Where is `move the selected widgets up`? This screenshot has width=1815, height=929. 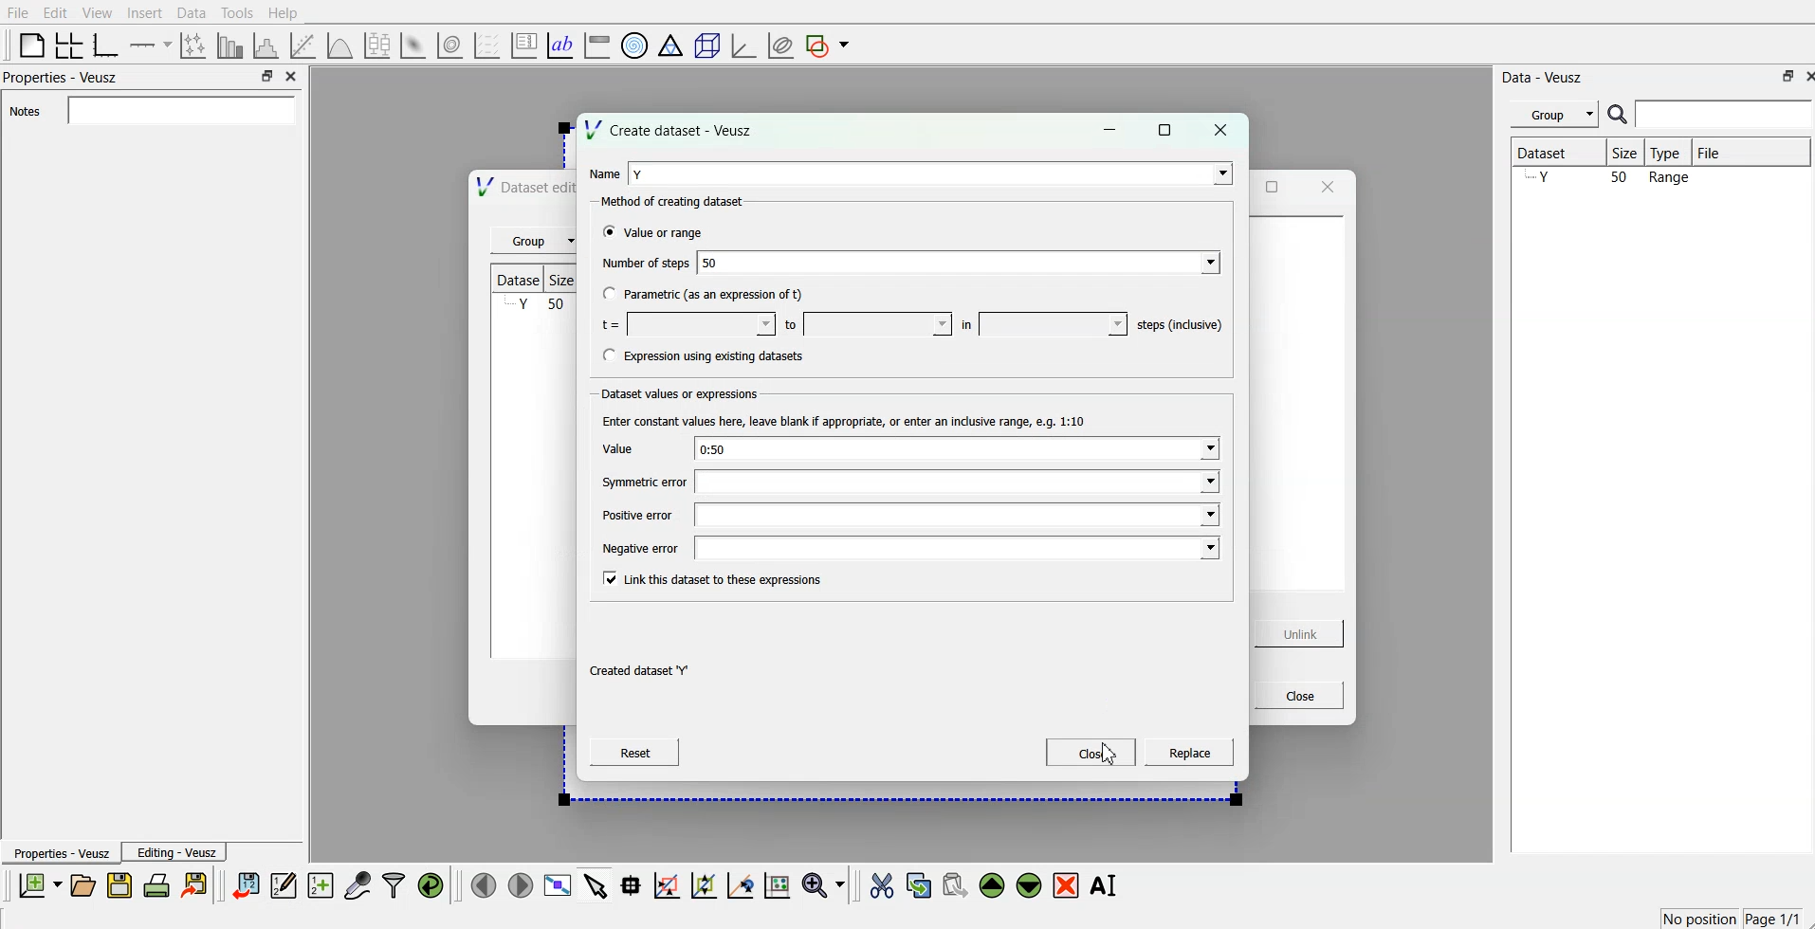
move the selected widgets up is located at coordinates (994, 885).